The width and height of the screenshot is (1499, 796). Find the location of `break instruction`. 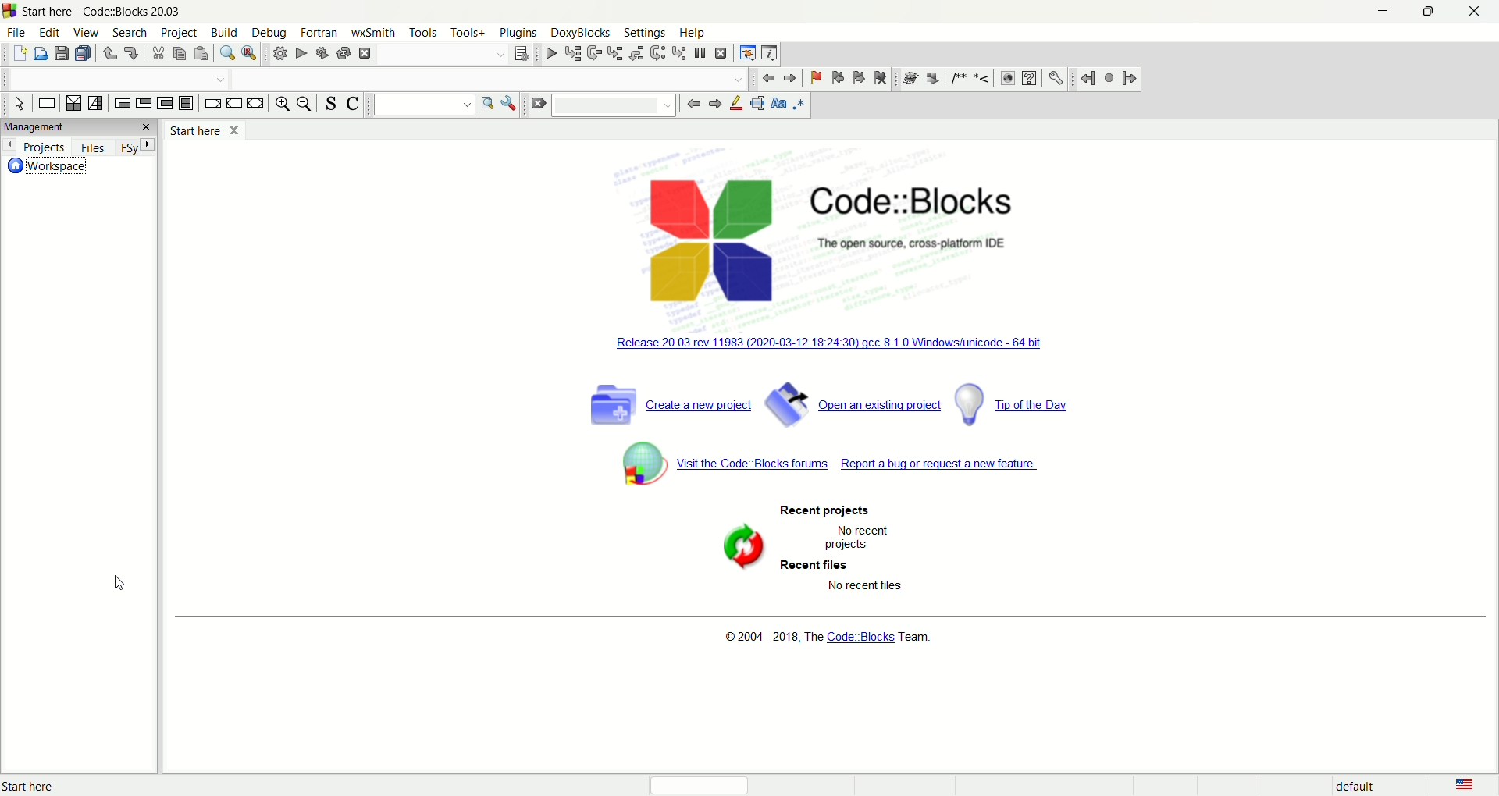

break instruction is located at coordinates (212, 103).